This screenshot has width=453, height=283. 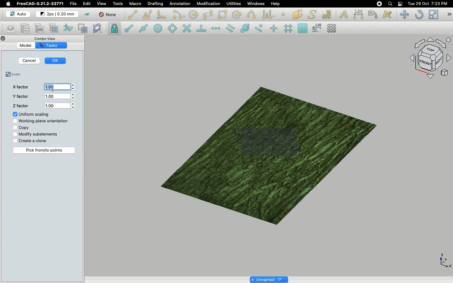 What do you see at coordinates (400, 3) in the screenshot?
I see `Notification` at bounding box center [400, 3].